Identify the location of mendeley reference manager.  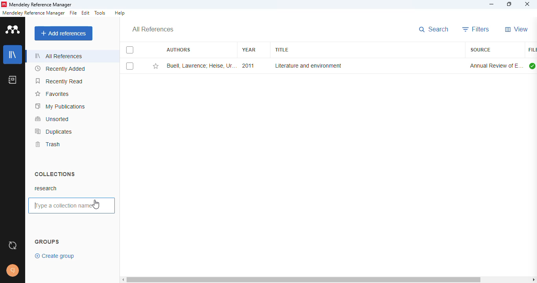
(33, 13).